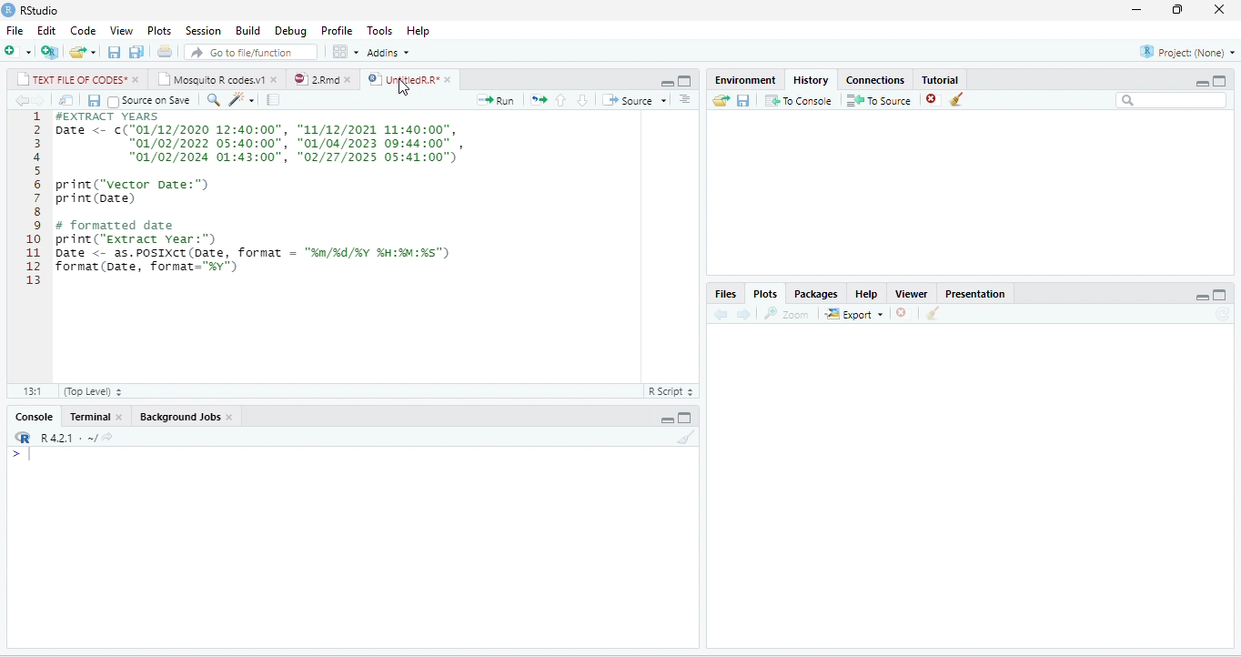 This screenshot has height=657, width=1241. I want to click on Plots, so click(159, 31).